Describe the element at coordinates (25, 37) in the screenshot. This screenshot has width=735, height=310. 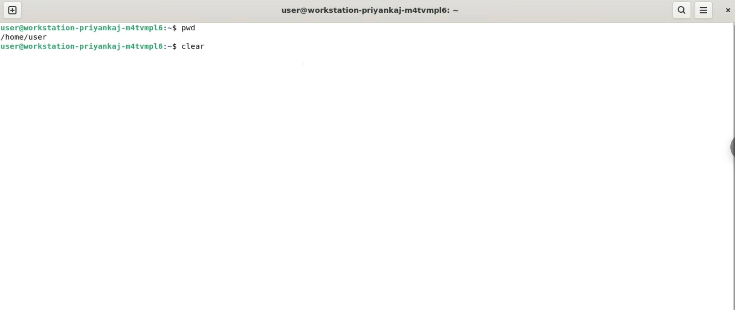
I see `/home/user` at that location.